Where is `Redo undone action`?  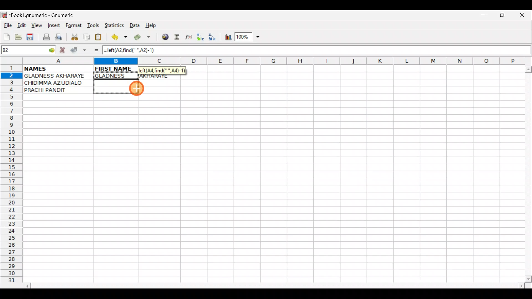
Redo undone action is located at coordinates (144, 38).